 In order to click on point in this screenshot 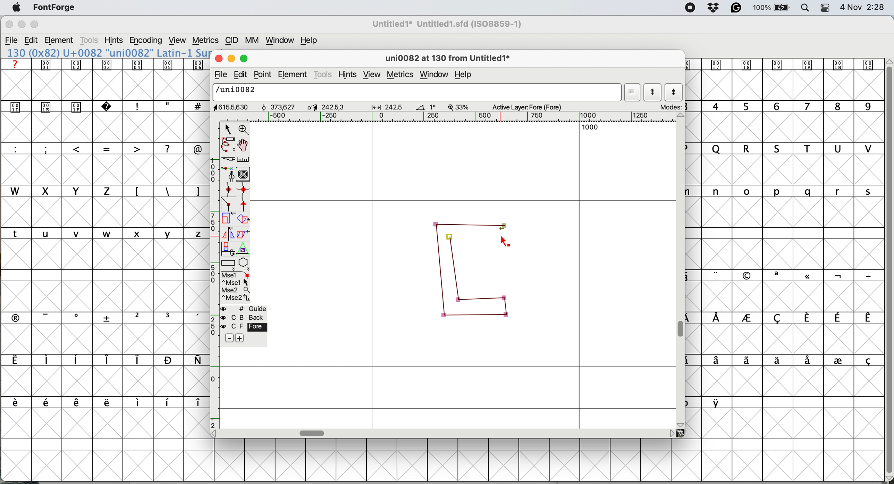, I will do `click(263, 75)`.